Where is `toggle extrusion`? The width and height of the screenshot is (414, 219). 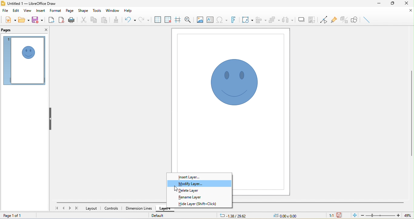
toggle extrusion is located at coordinates (344, 20).